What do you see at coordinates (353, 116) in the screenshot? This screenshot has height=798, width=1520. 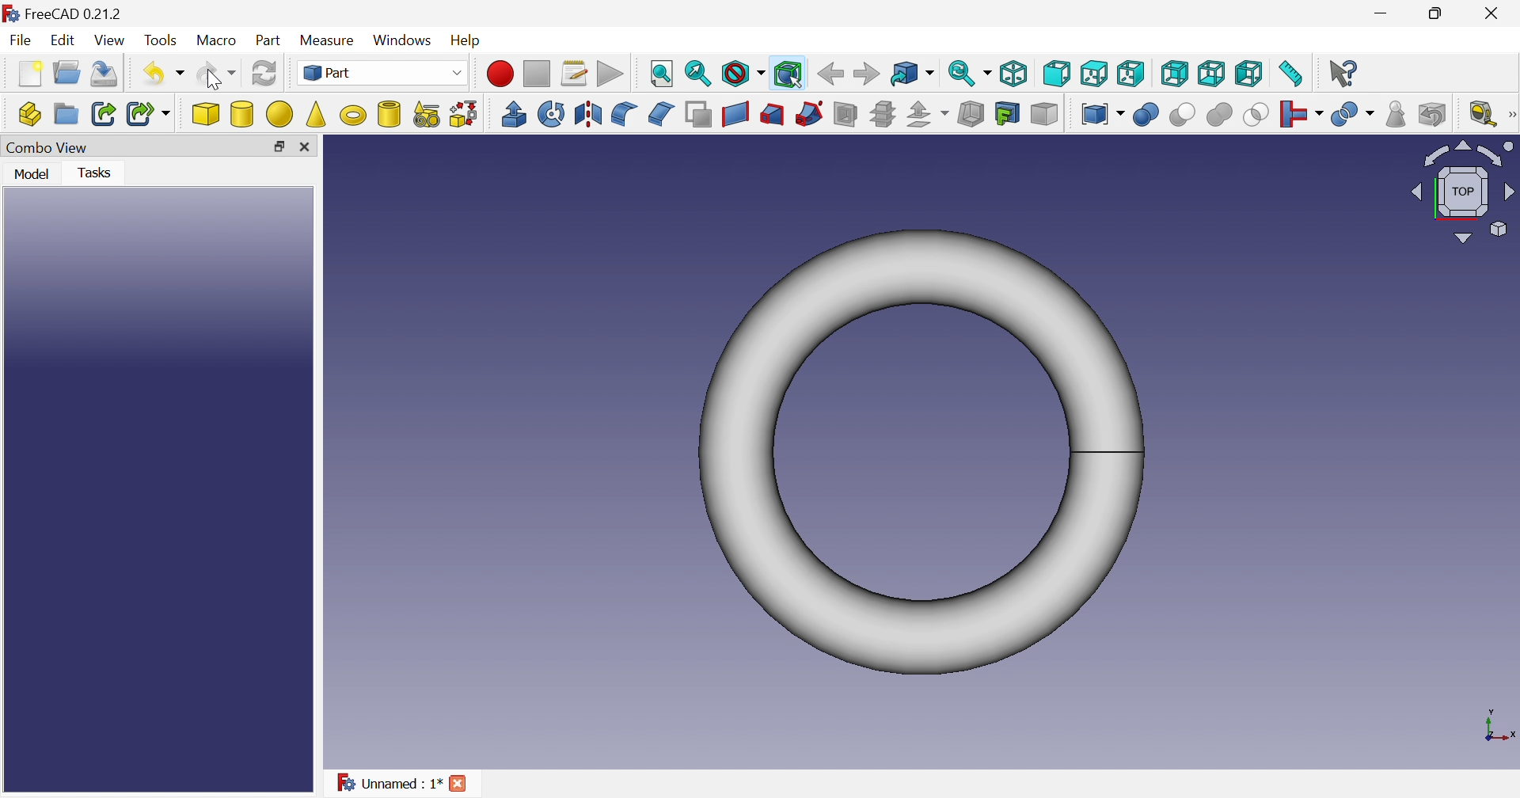 I see `Torus` at bounding box center [353, 116].